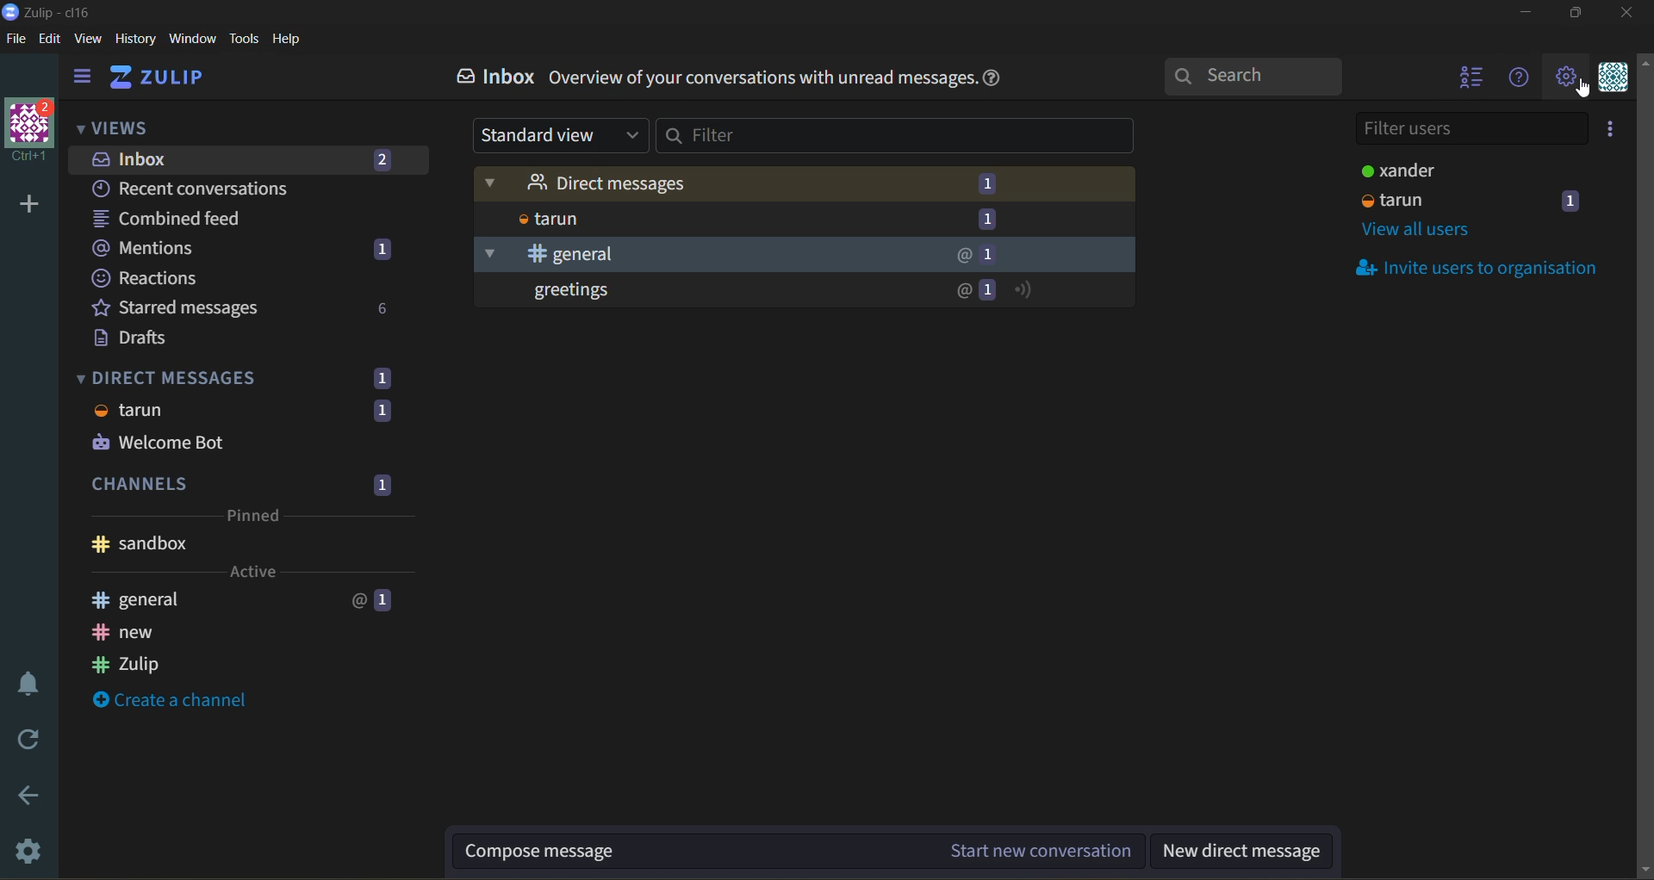  Describe the element at coordinates (778, 78) in the screenshot. I see `info` at that location.